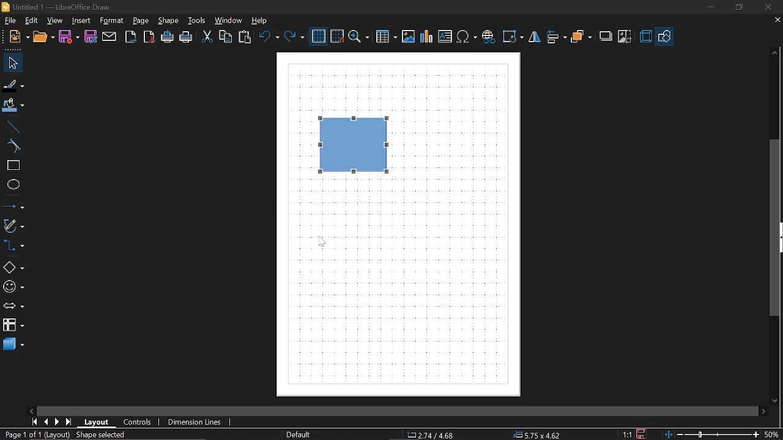 This screenshot has height=440, width=783. What do you see at coordinates (13, 306) in the screenshot?
I see `arrows` at bounding box center [13, 306].